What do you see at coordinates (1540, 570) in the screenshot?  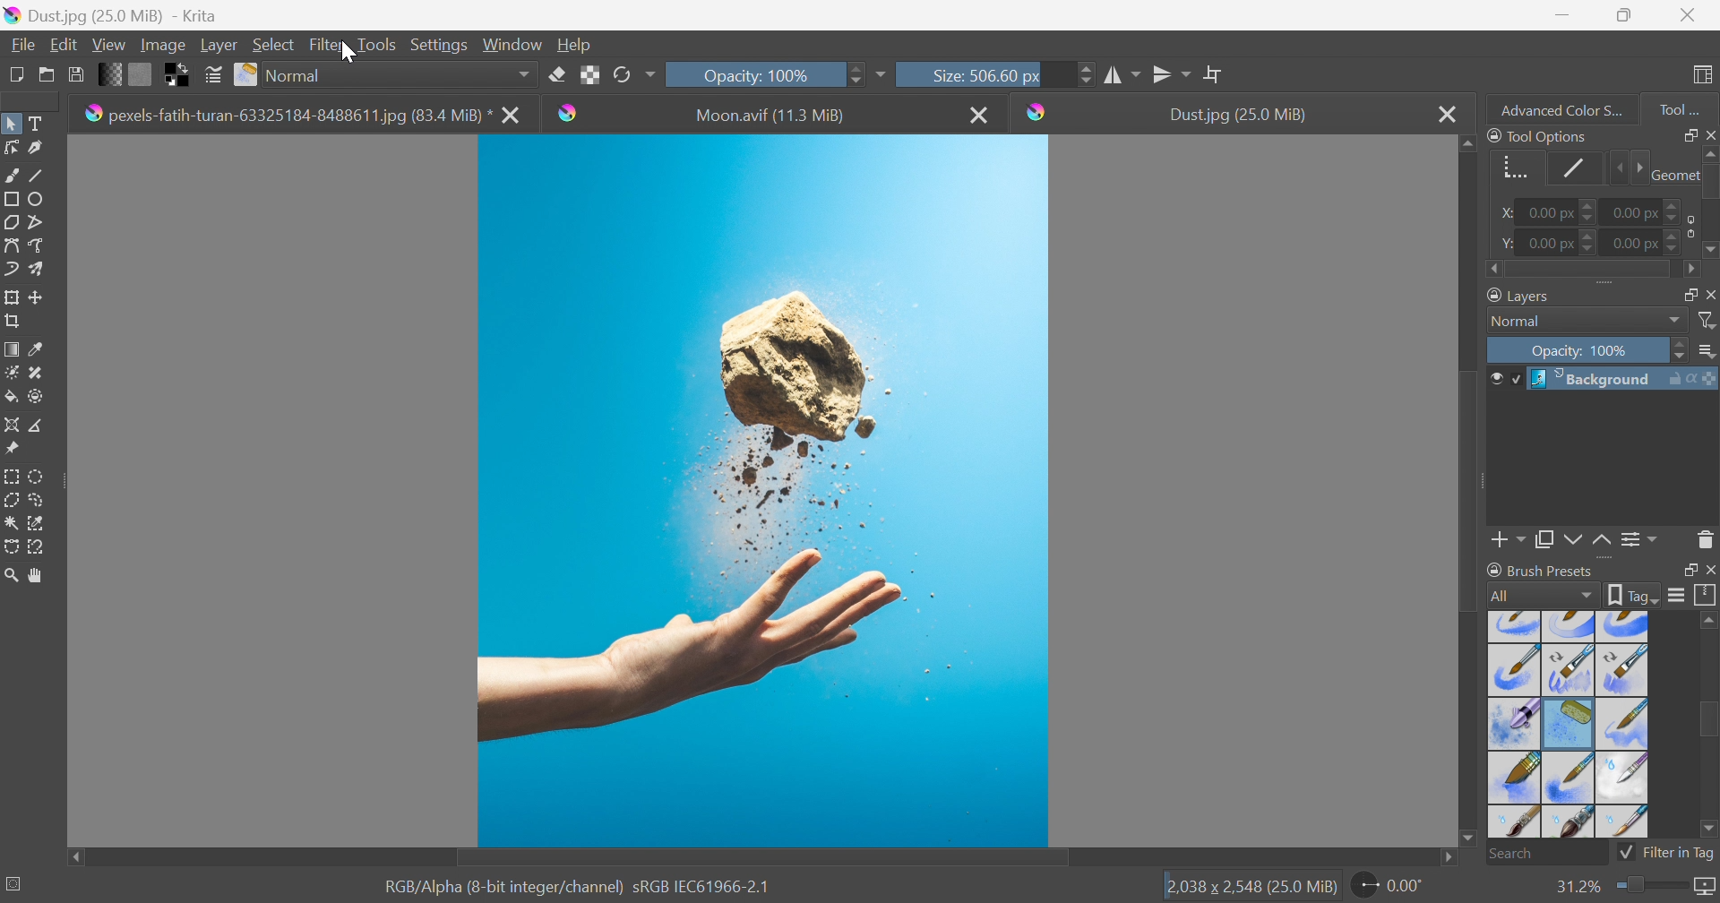 I see `Brush Presets` at bounding box center [1540, 570].